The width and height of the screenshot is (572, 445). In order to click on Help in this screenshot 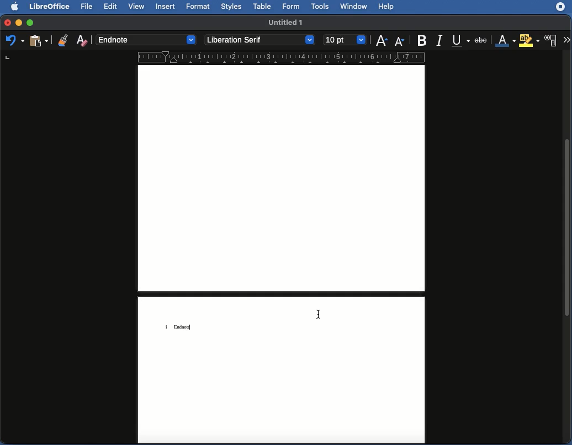, I will do `click(386, 6)`.